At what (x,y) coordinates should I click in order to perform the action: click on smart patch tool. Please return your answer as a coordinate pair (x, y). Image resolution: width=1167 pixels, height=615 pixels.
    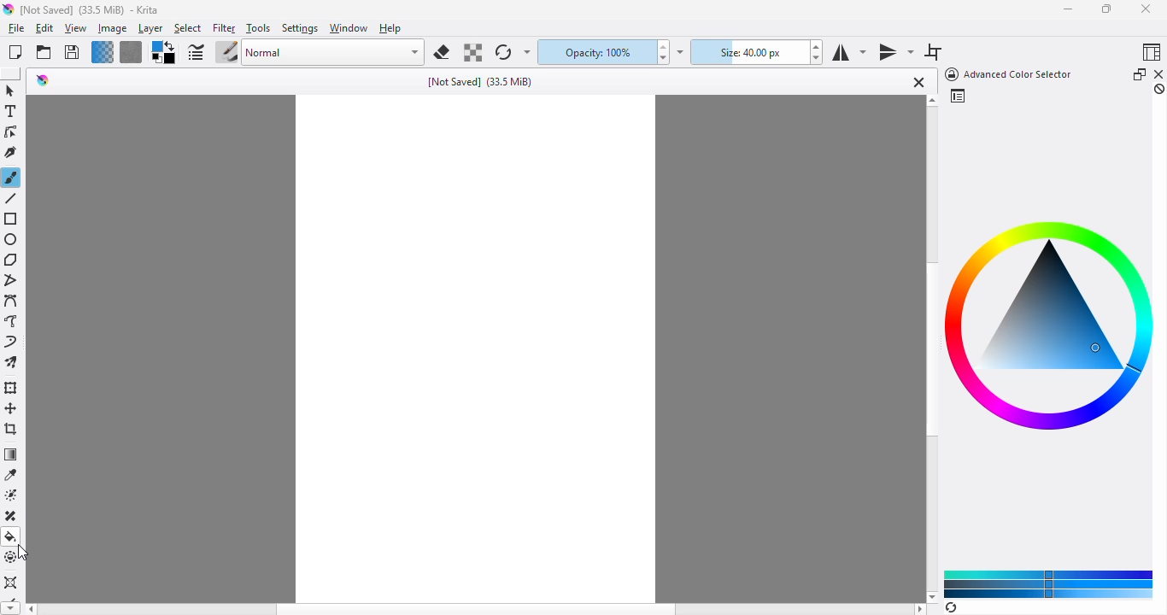
    Looking at the image, I should click on (13, 516).